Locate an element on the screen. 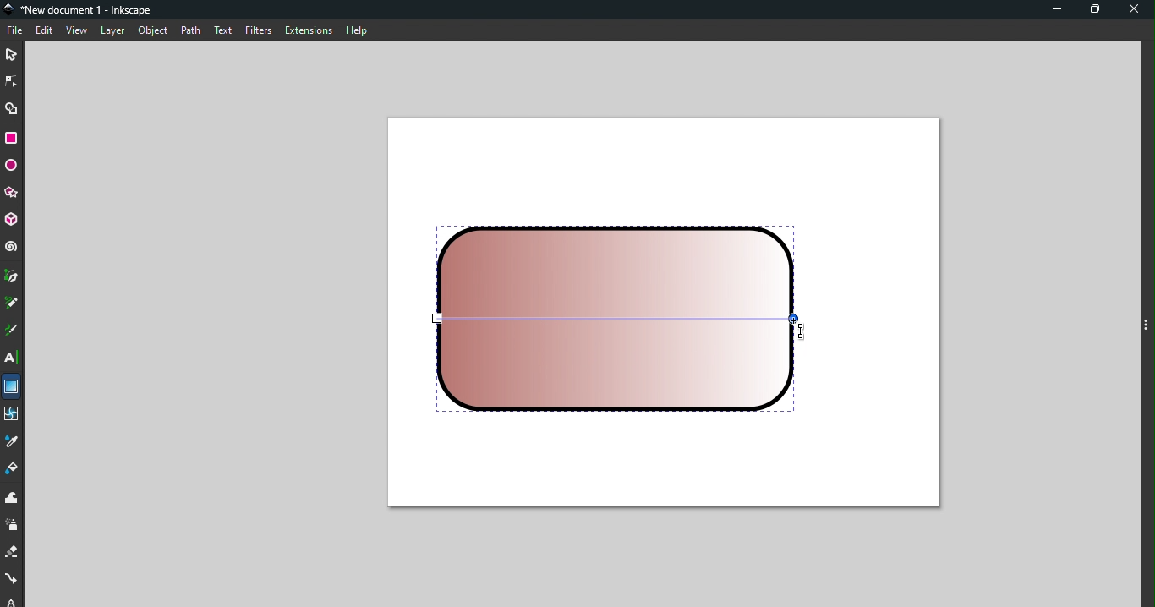 Image resolution: width=1155 pixels, height=607 pixels. ‘New document 1 - Inkscape is located at coordinates (89, 10).